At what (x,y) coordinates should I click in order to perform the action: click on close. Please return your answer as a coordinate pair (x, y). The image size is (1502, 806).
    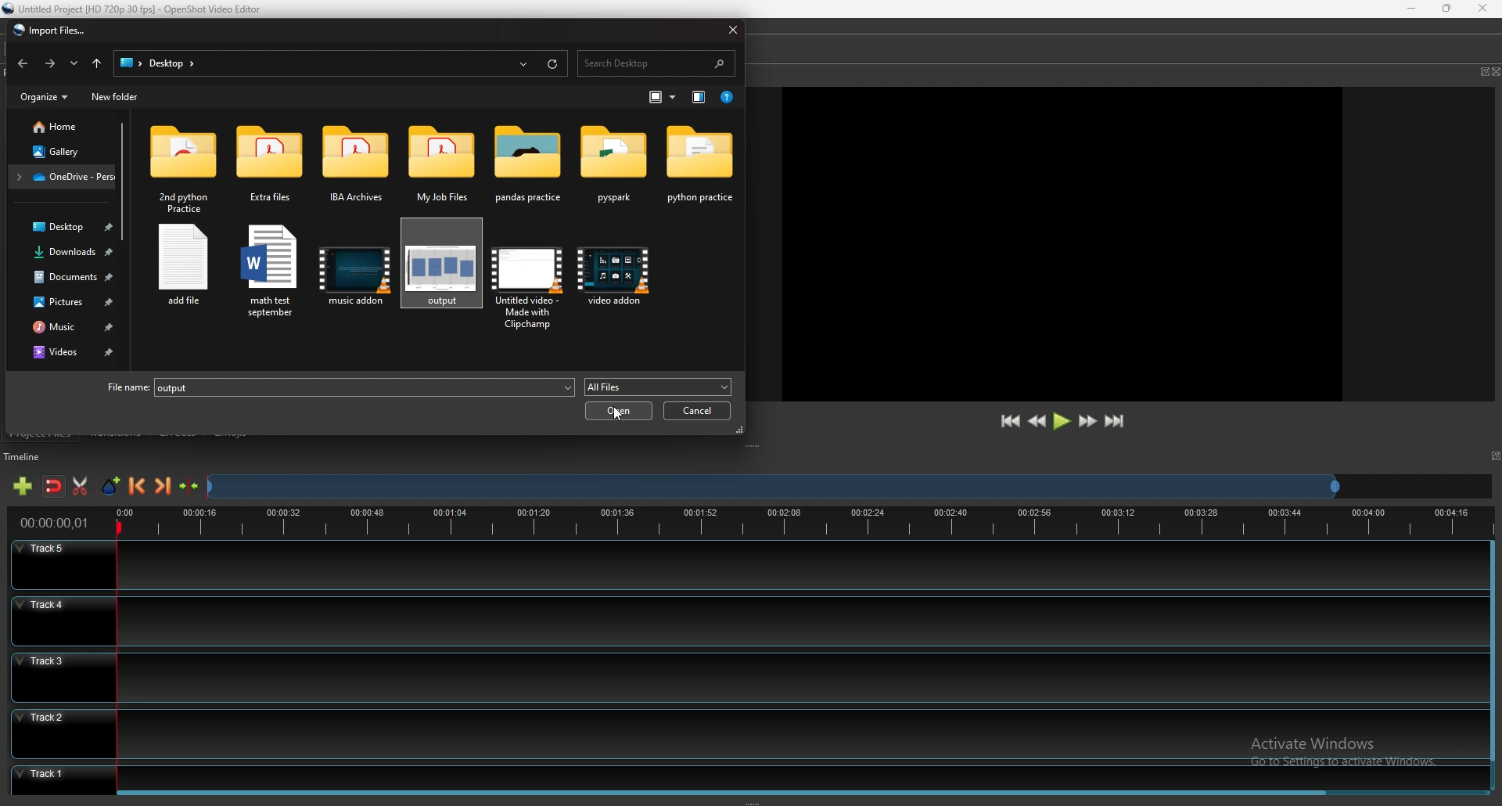
    Looking at the image, I should click on (1480, 8).